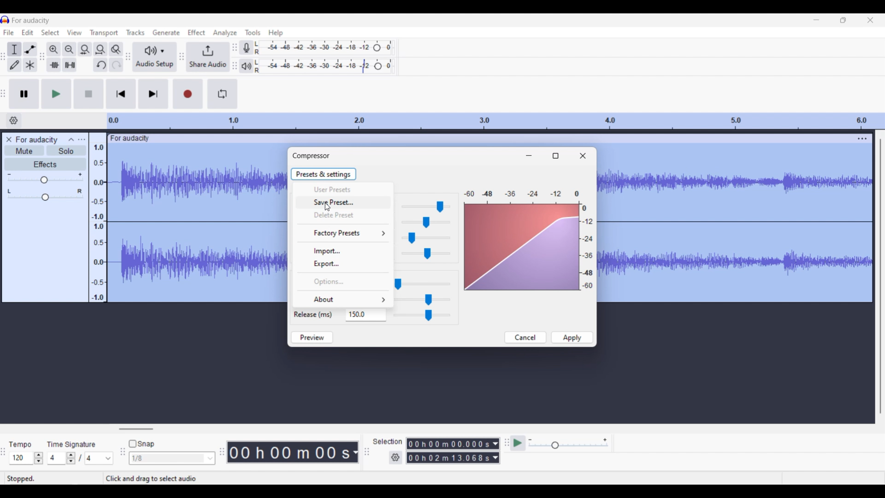  Describe the element at coordinates (343, 299) in the screenshot. I see `About` at that location.